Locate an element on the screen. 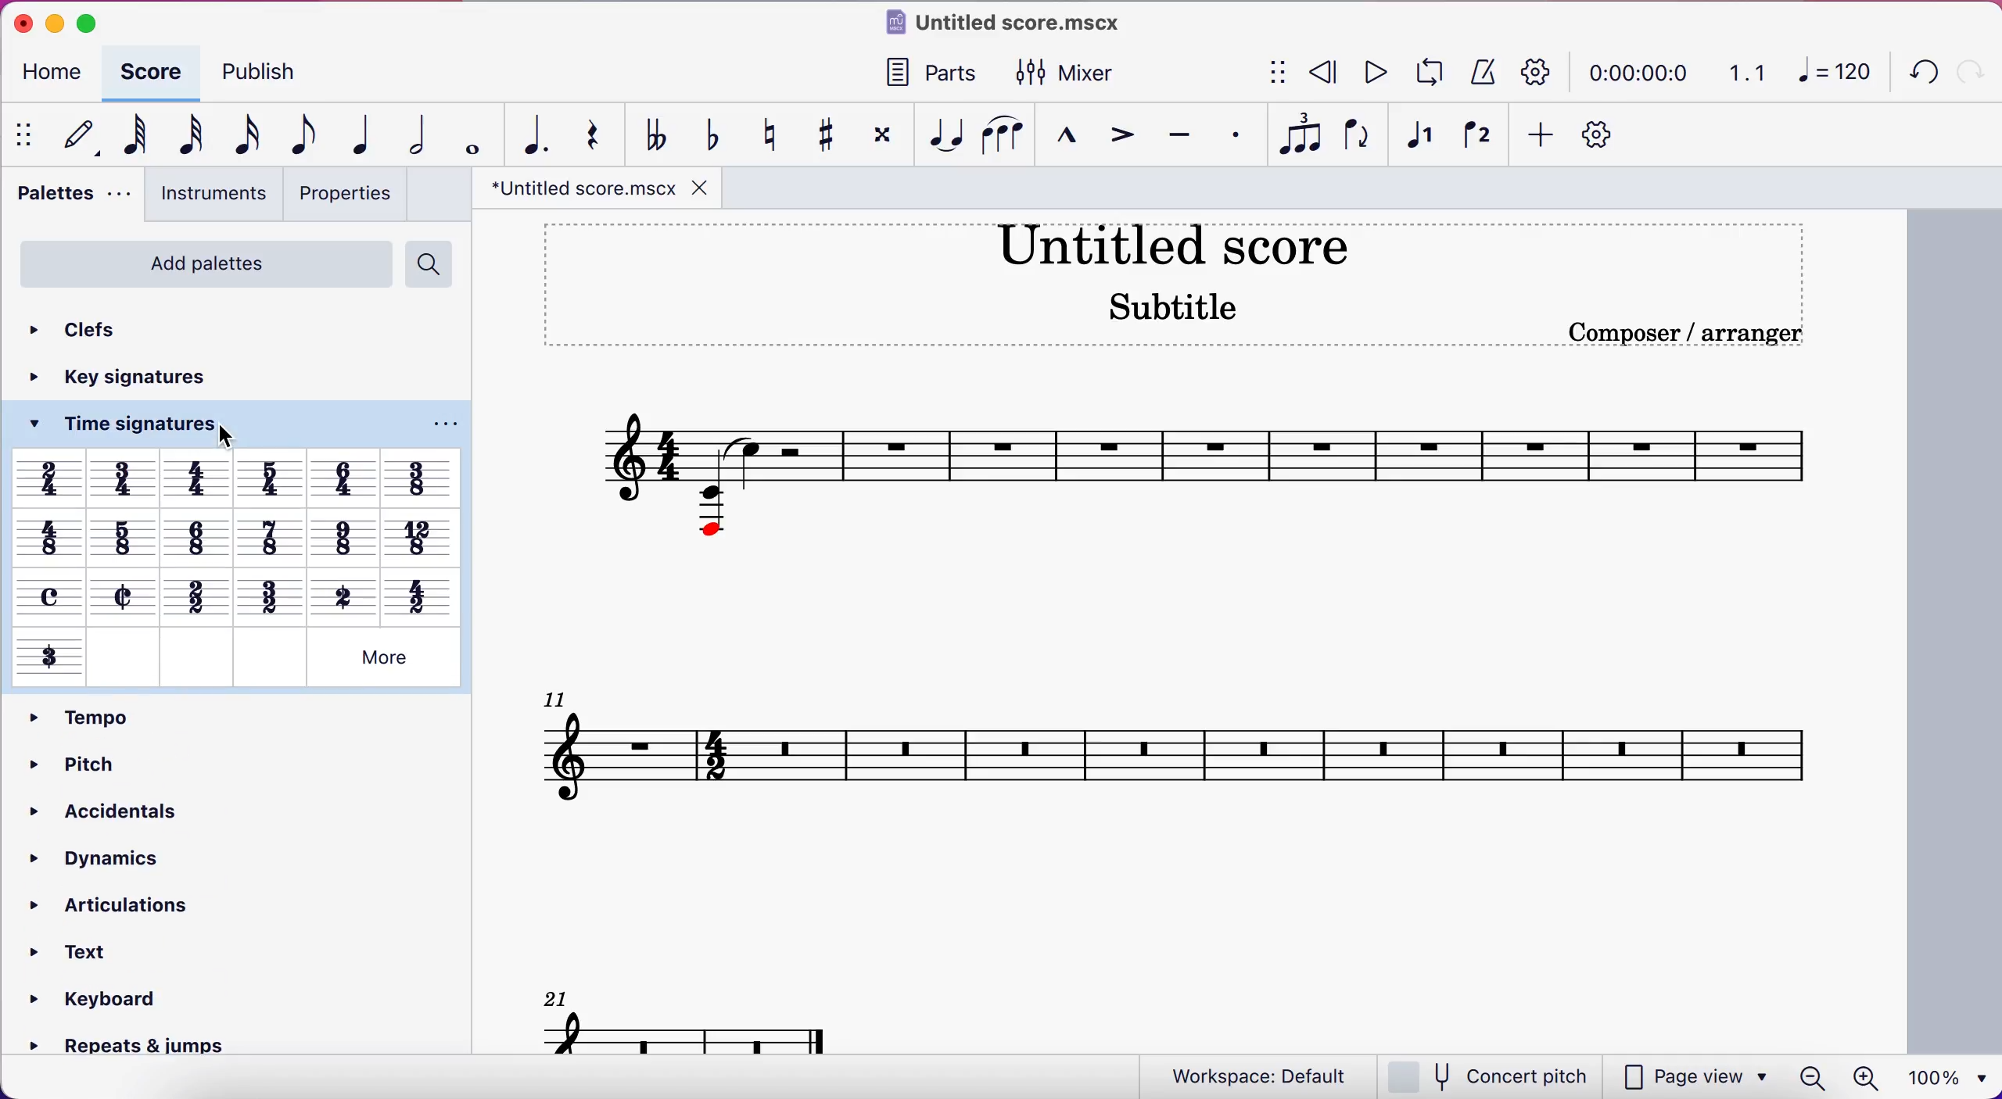  add is located at coordinates (1541, 135).